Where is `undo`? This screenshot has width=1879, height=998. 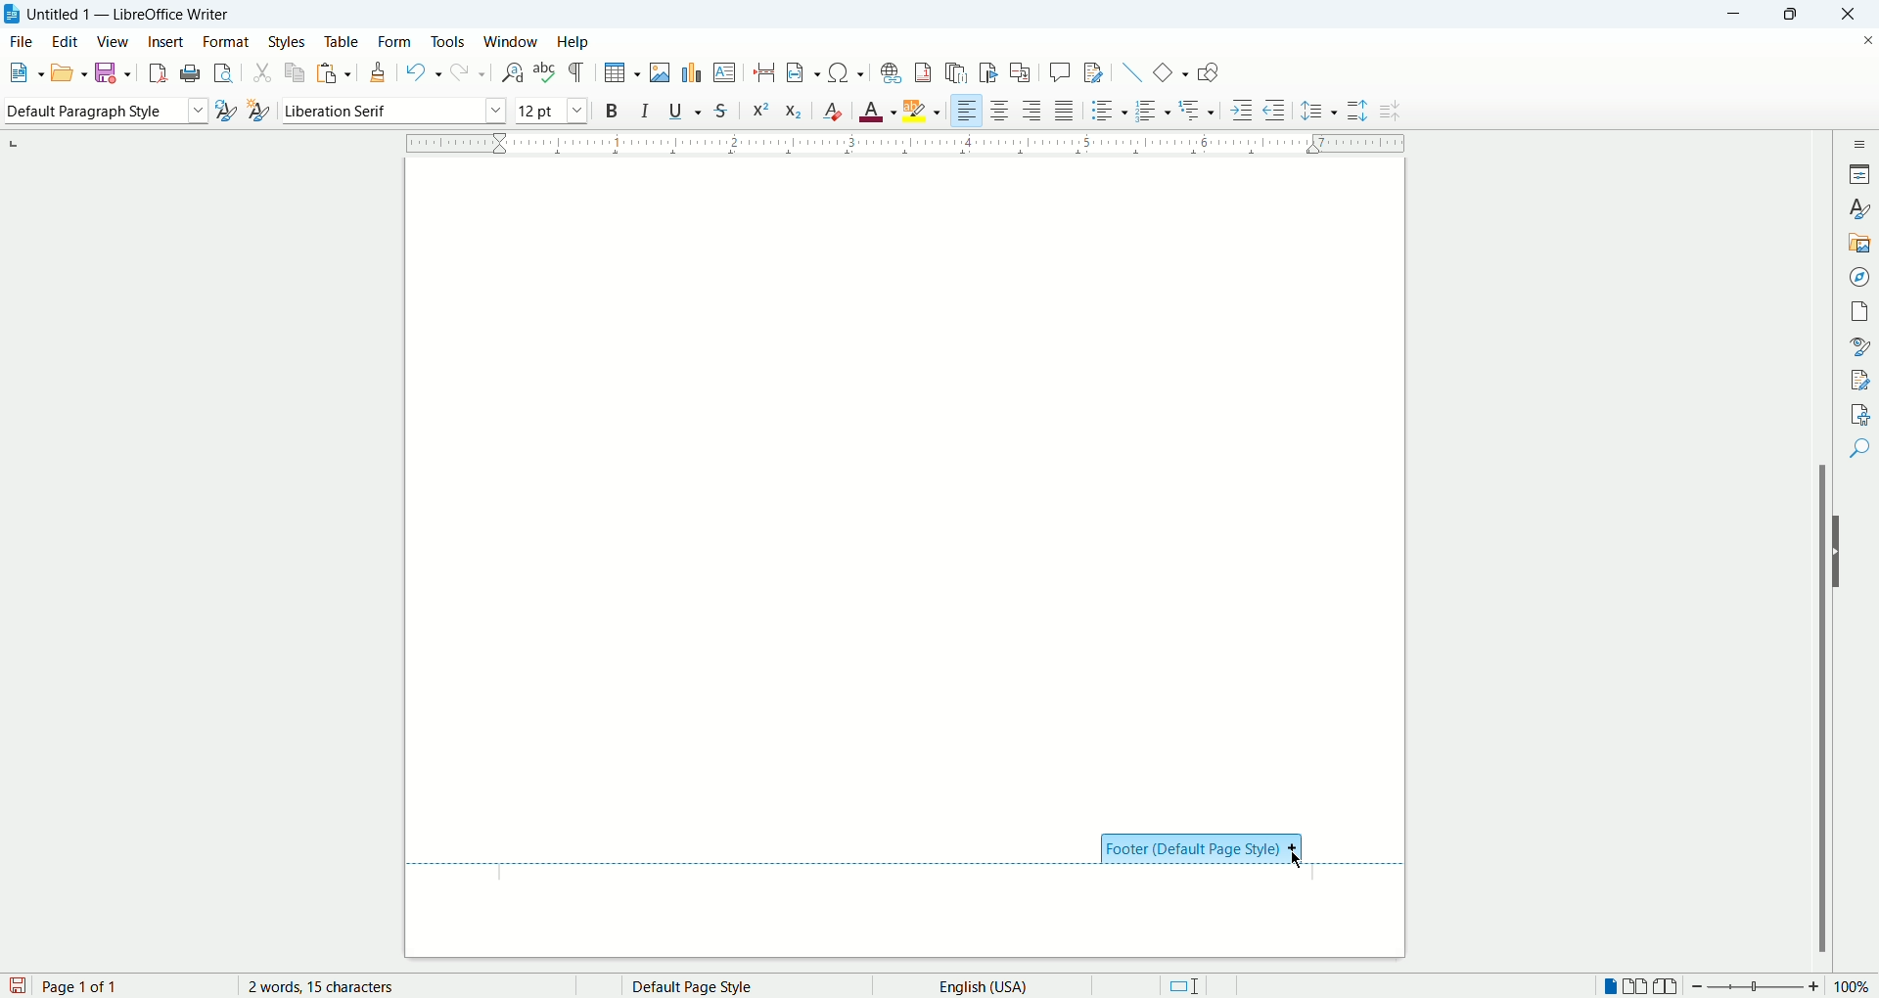
undo is located at coordinates (424, 72).